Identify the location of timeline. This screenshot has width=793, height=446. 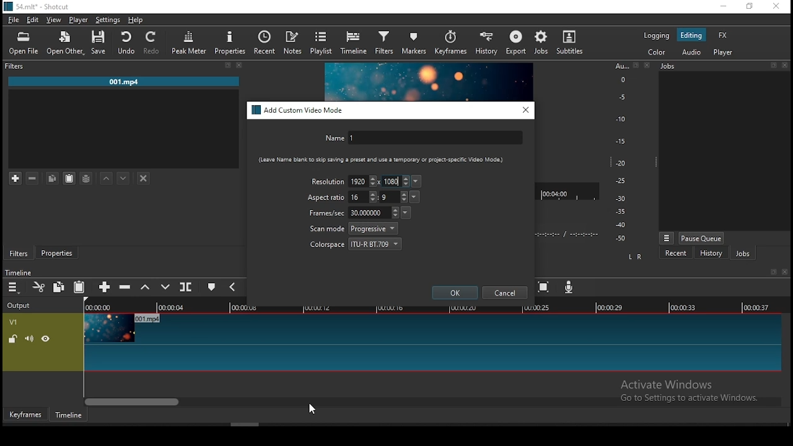
(69, 415).